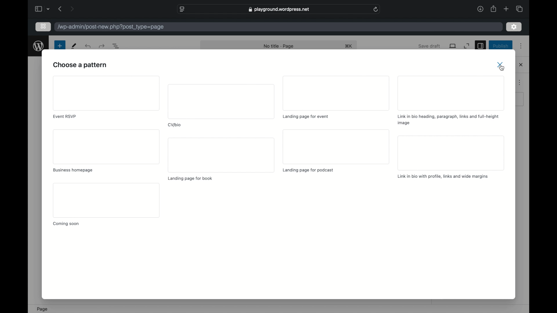 The width and height of the screenshot is (557, 313). What do you see at coordinates (88, 46) in the screenshot?
I see `redo` at bounding box center [88, 46].